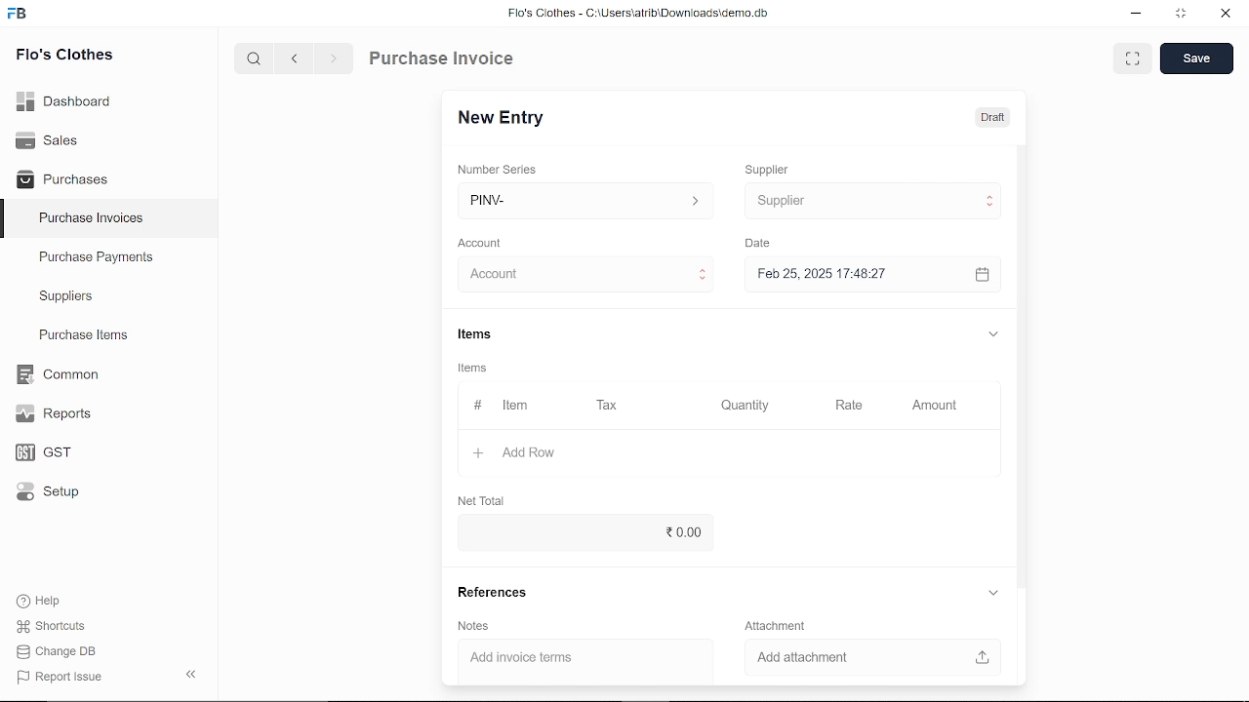 The image size is (1249, 702). Describe the element at coordinates (478, 370) in the screenshot. I see `Items` at that location.